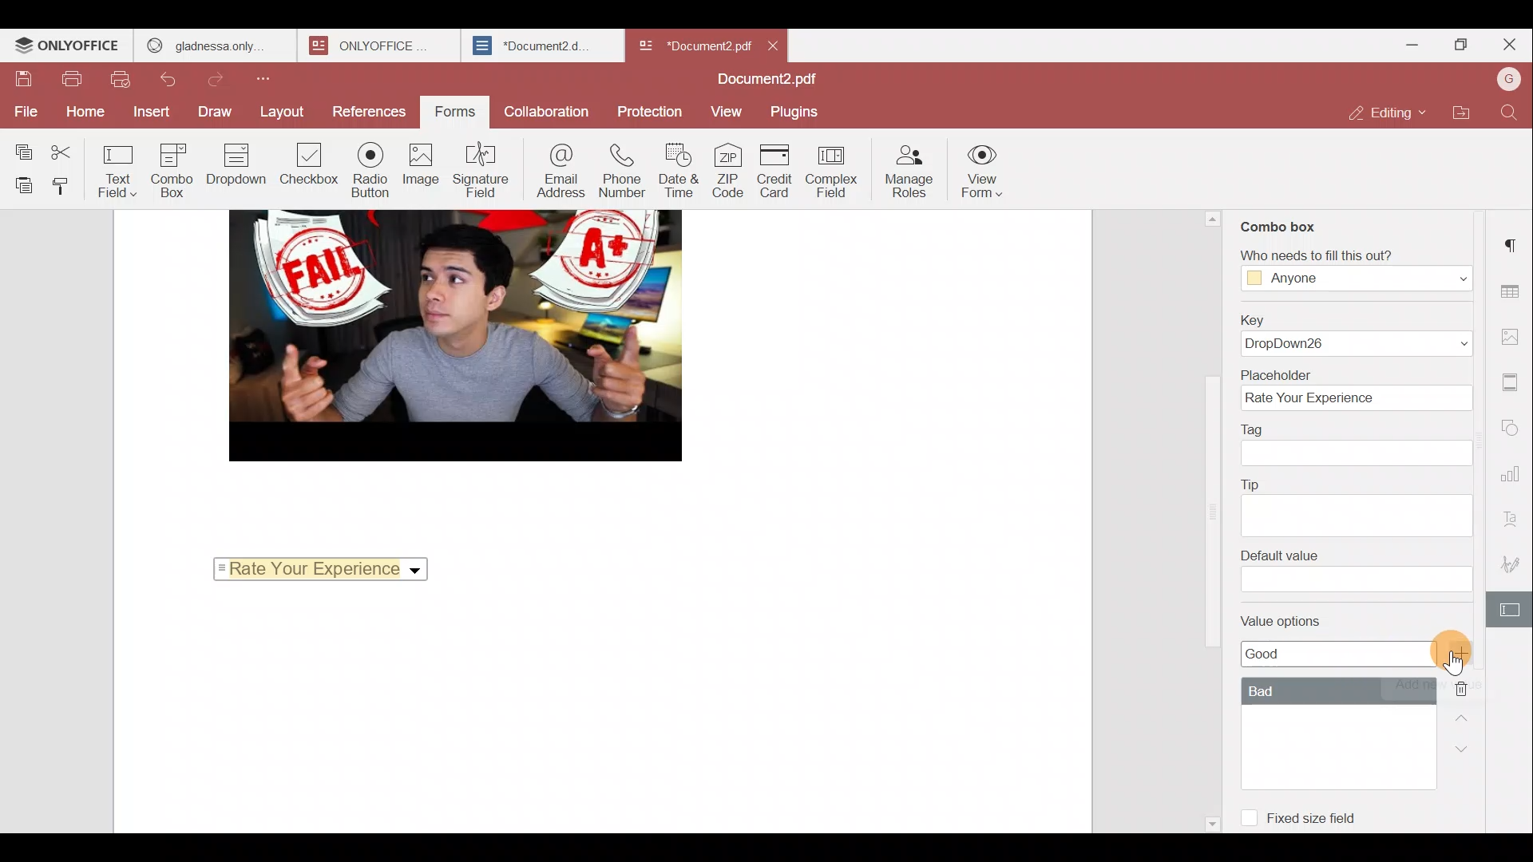 This screenshot has width=1533, height=862. What do you see at coordinates (1464, 690) in the screenshot?
I see `Remove value` at bounding box center [1464, 690].